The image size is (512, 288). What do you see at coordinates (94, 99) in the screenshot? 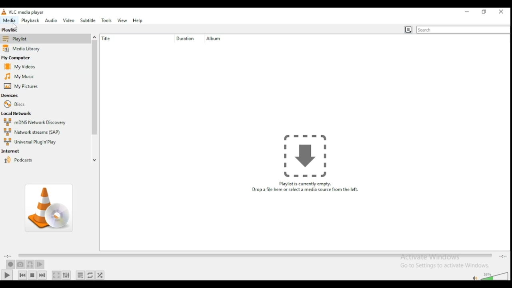
I see `scroll bar` at bounding box center [94, 99].